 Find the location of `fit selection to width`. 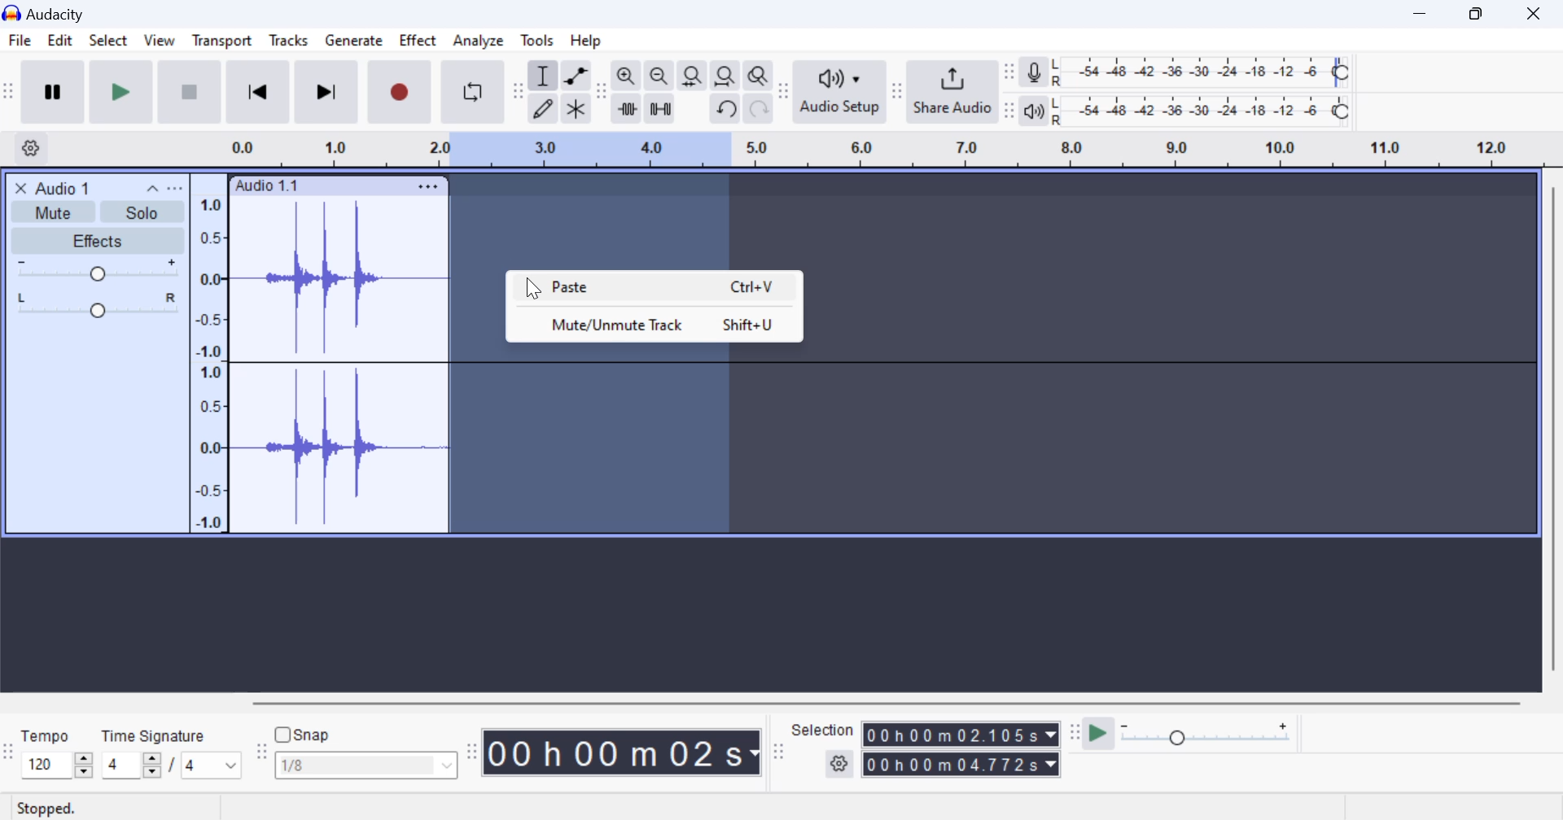

fit selection to width is located at coordinates (690, 77).